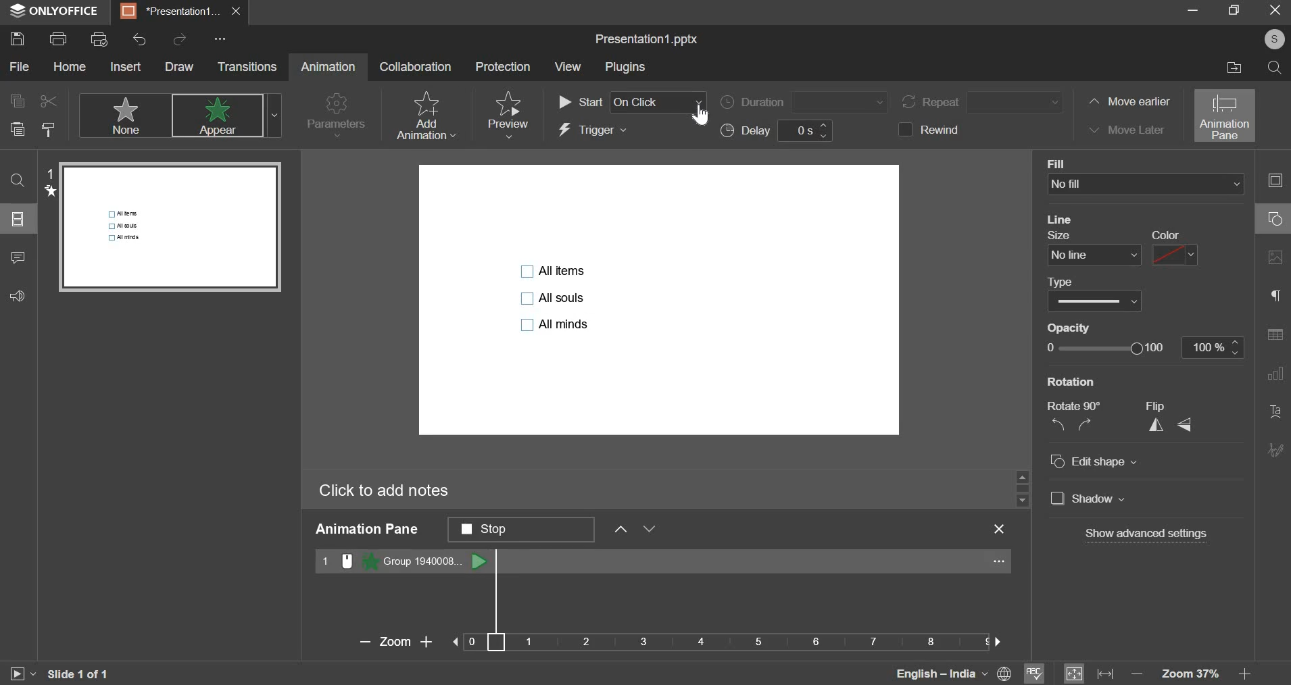  What do you see at coordinates (624, 68) in the screenshot?
I see `plugins` at bounding box center [624, 68].